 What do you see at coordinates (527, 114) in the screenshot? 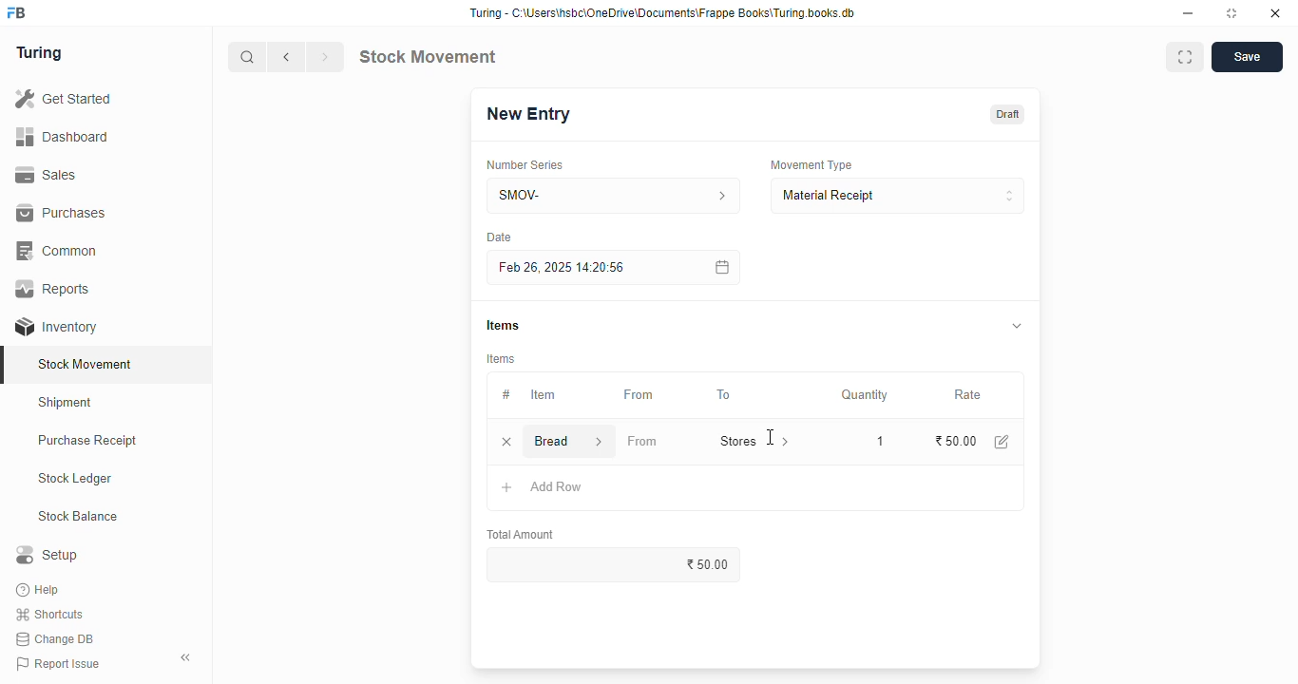
I see `new entry` at bounding box center [527, 114].